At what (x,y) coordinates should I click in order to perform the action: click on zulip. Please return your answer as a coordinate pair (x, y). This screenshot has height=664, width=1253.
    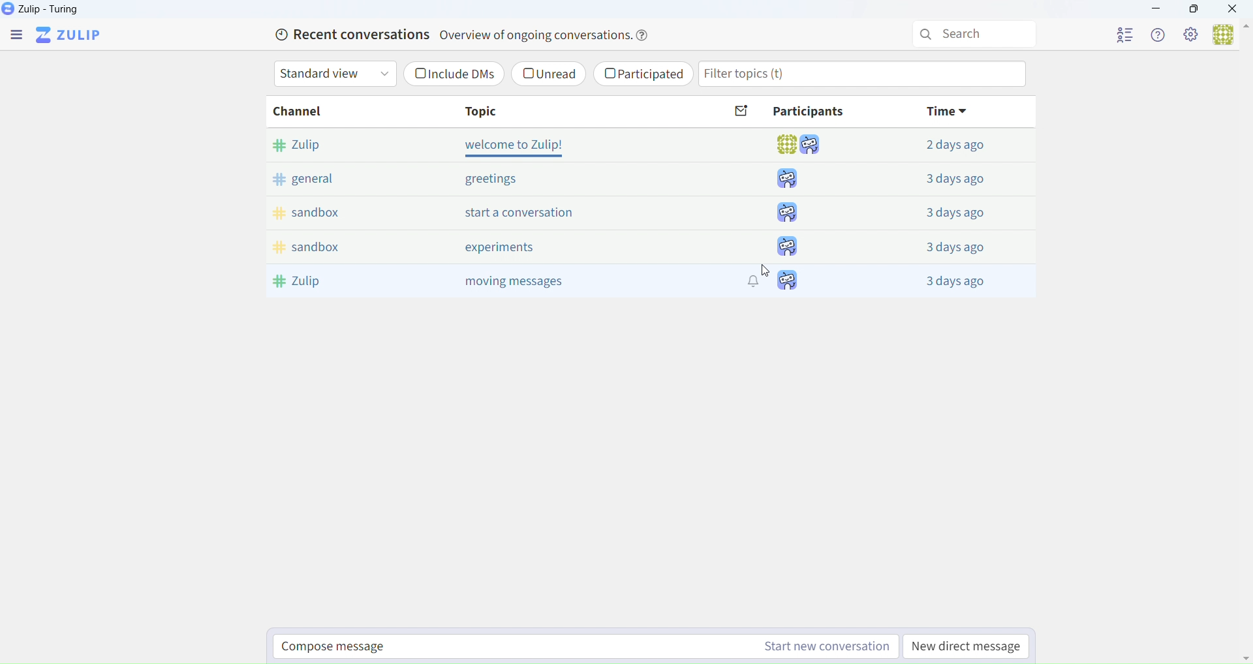
    Looking at the image, I should click on (309, 284).